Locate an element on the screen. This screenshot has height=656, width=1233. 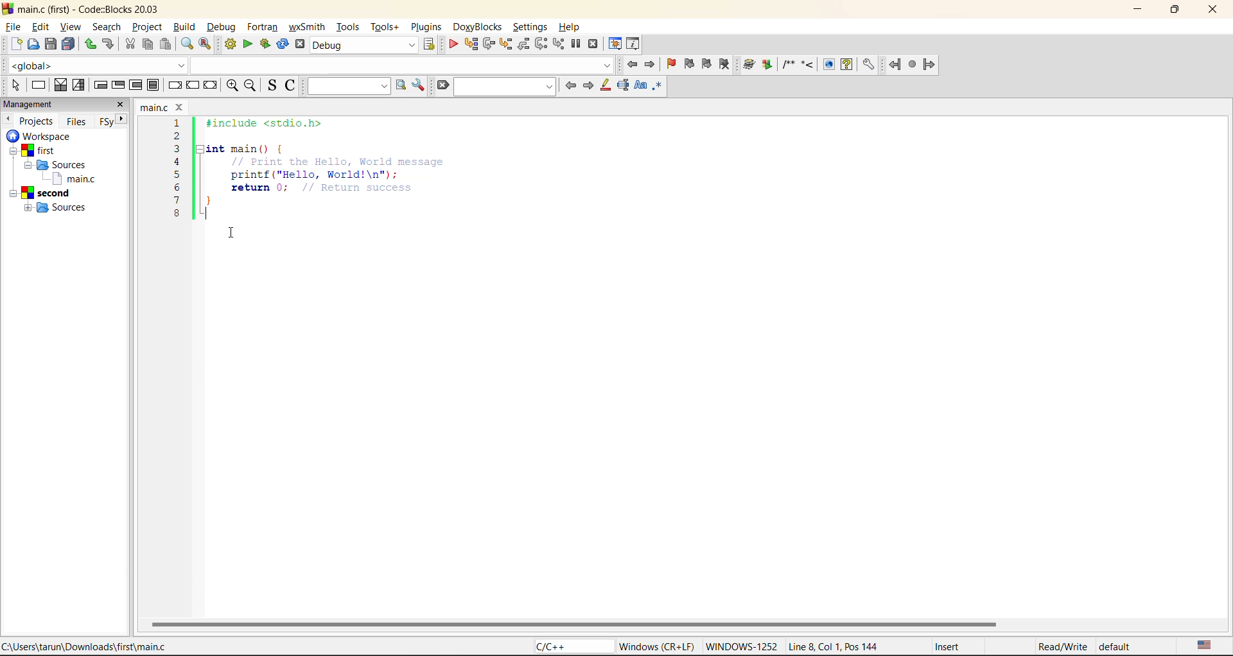
clear bookmarks is located at coordinates (728, 64).